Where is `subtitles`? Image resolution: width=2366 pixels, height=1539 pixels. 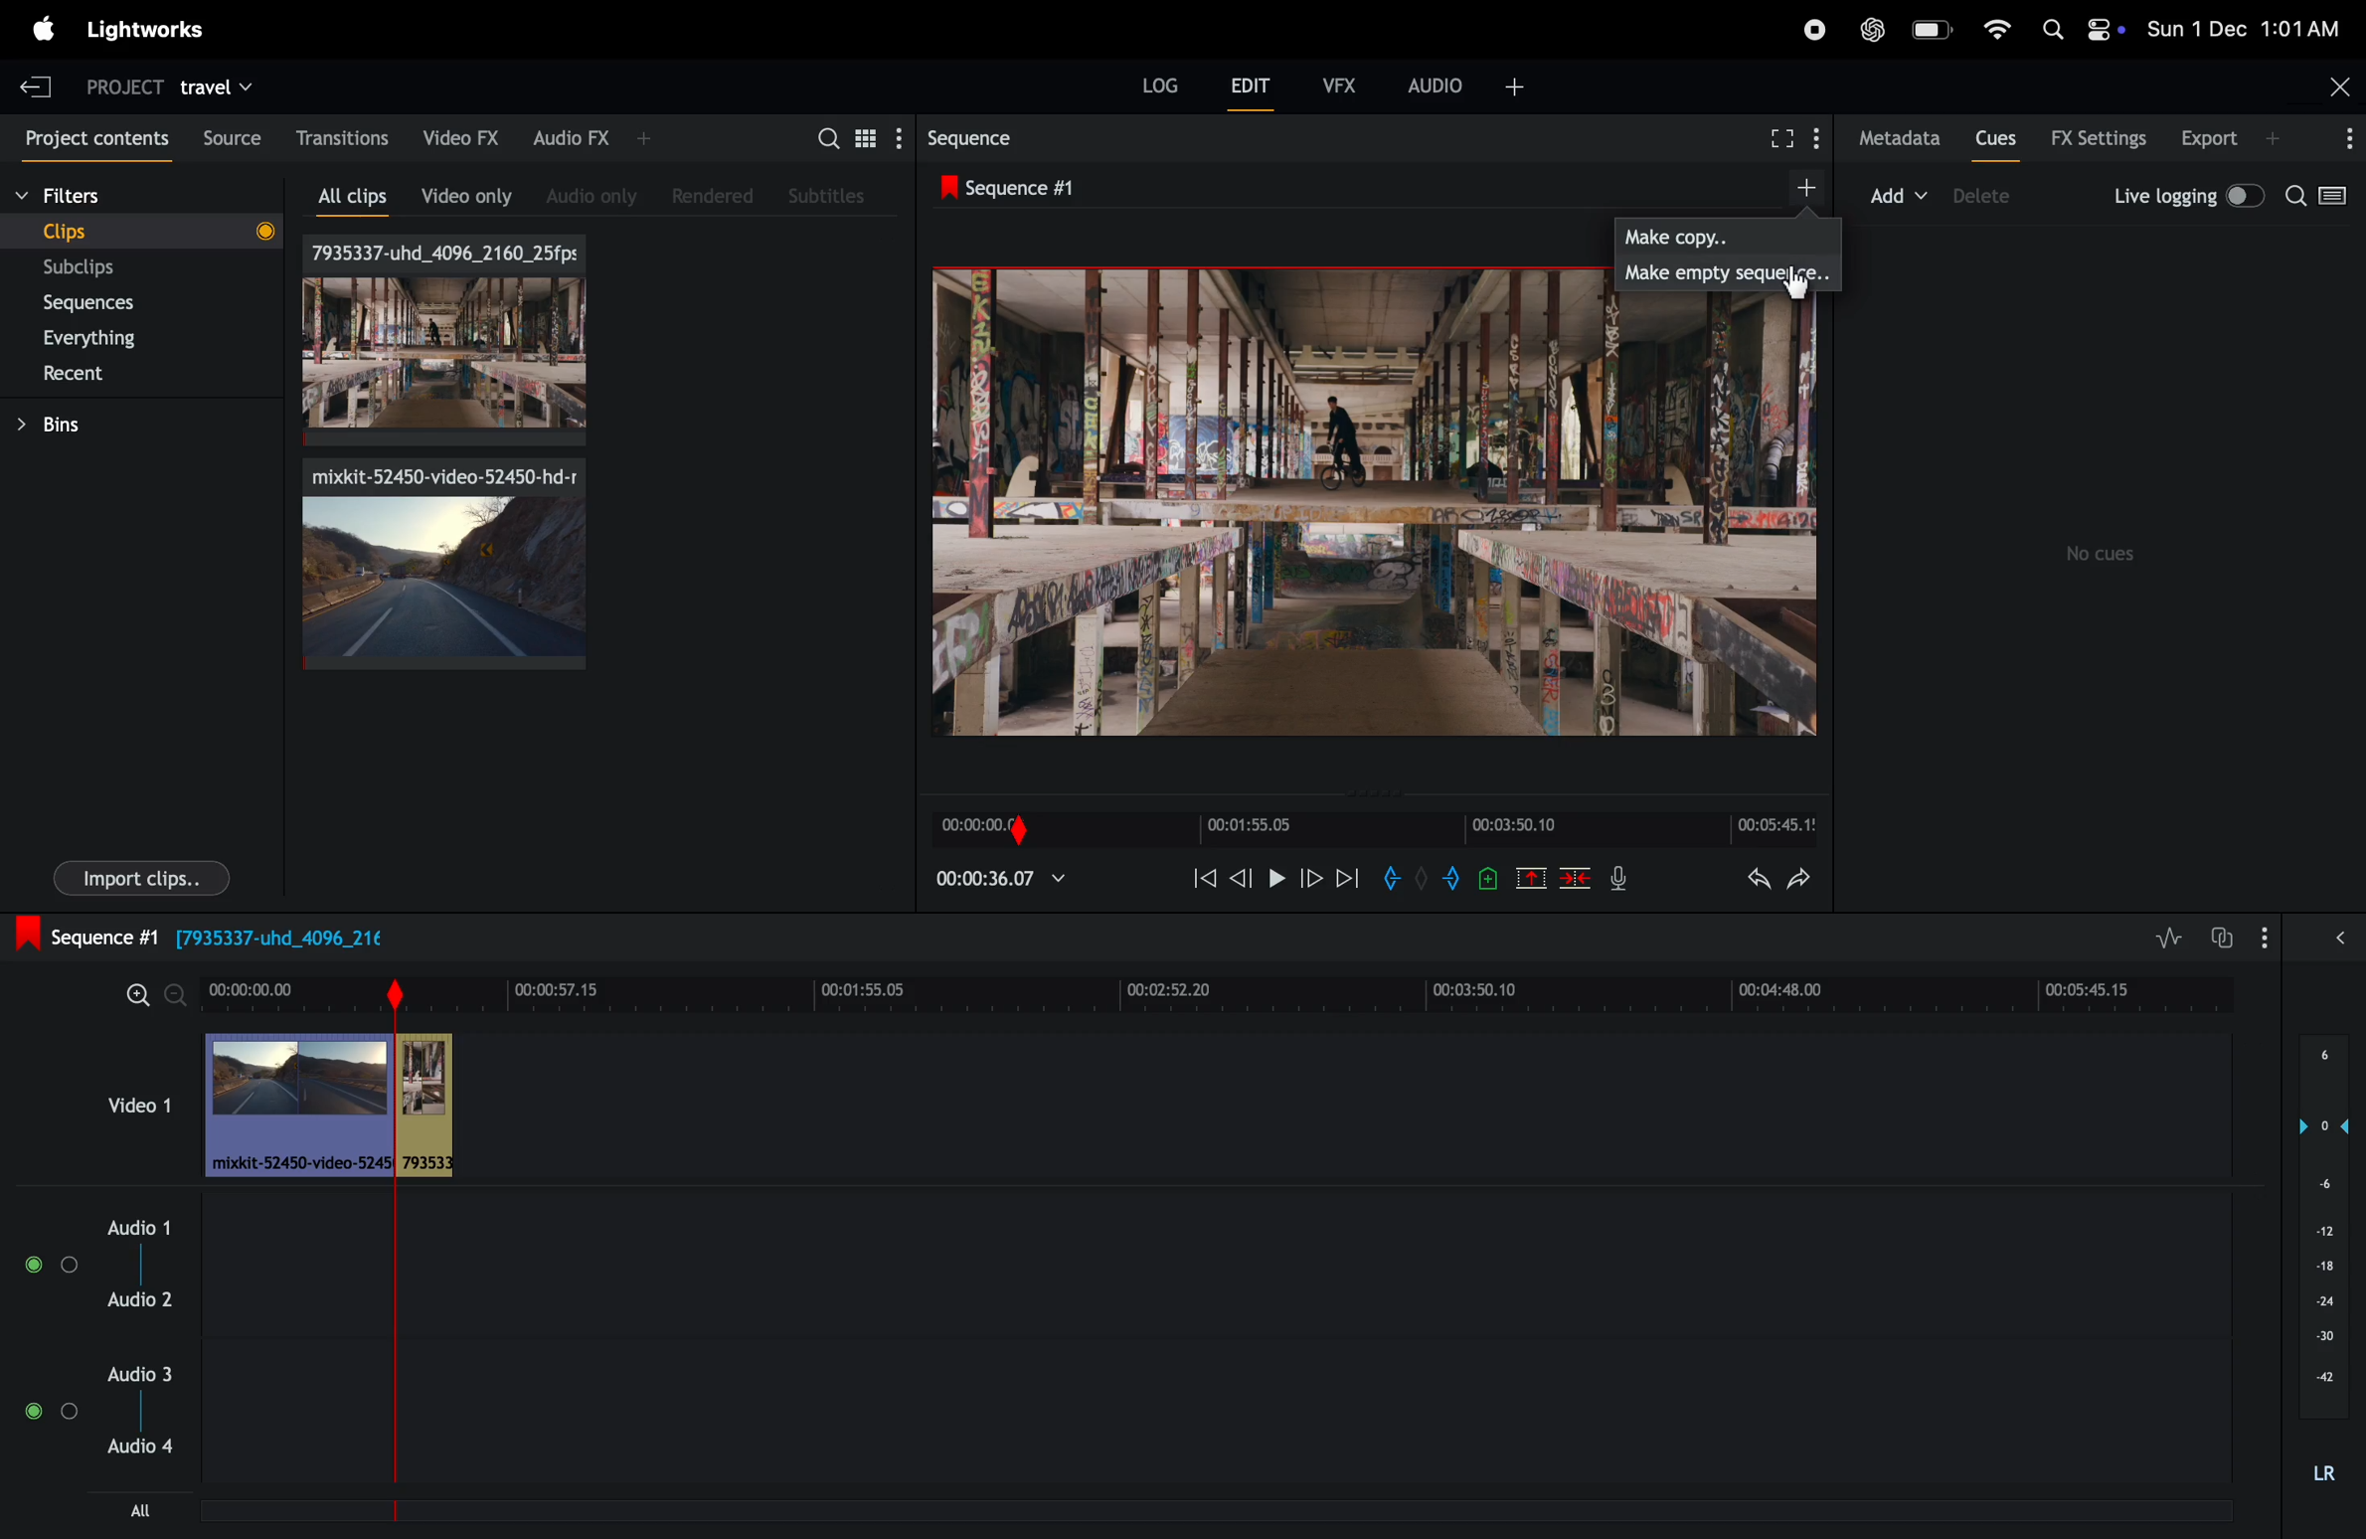 subtitles is located at coordinates (830, 196).